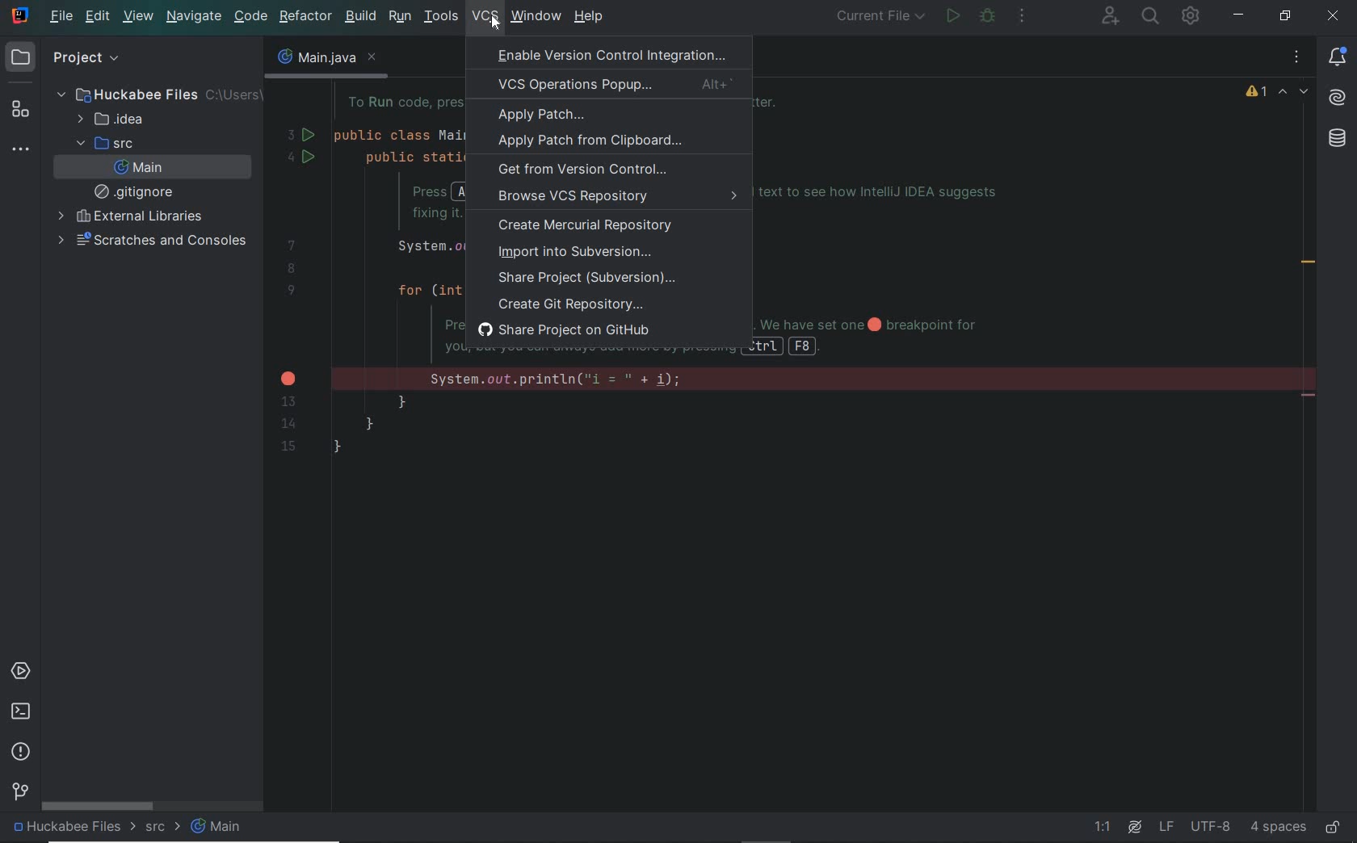 The height and width of the screenshot is (843, 1357). What do you see at coordinates (1331, 826) in the screenshot?
I see `make file ready only` at bounding box center [1331, 826].